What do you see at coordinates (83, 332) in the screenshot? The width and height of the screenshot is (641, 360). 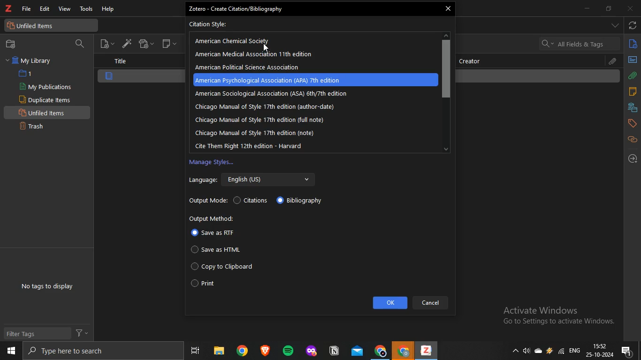 I see `filter` at bounding box center [83, 332].